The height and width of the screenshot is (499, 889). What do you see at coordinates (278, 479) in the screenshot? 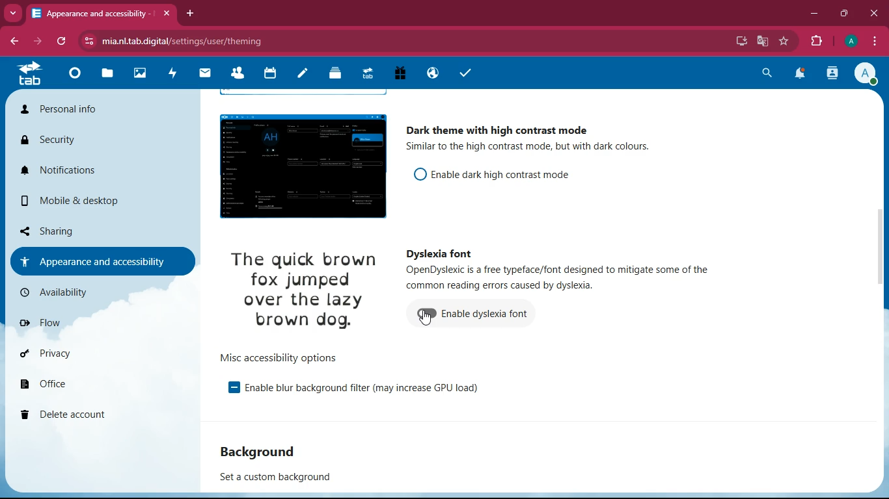
I see `set a custom background` at bounding box center [278, 479].